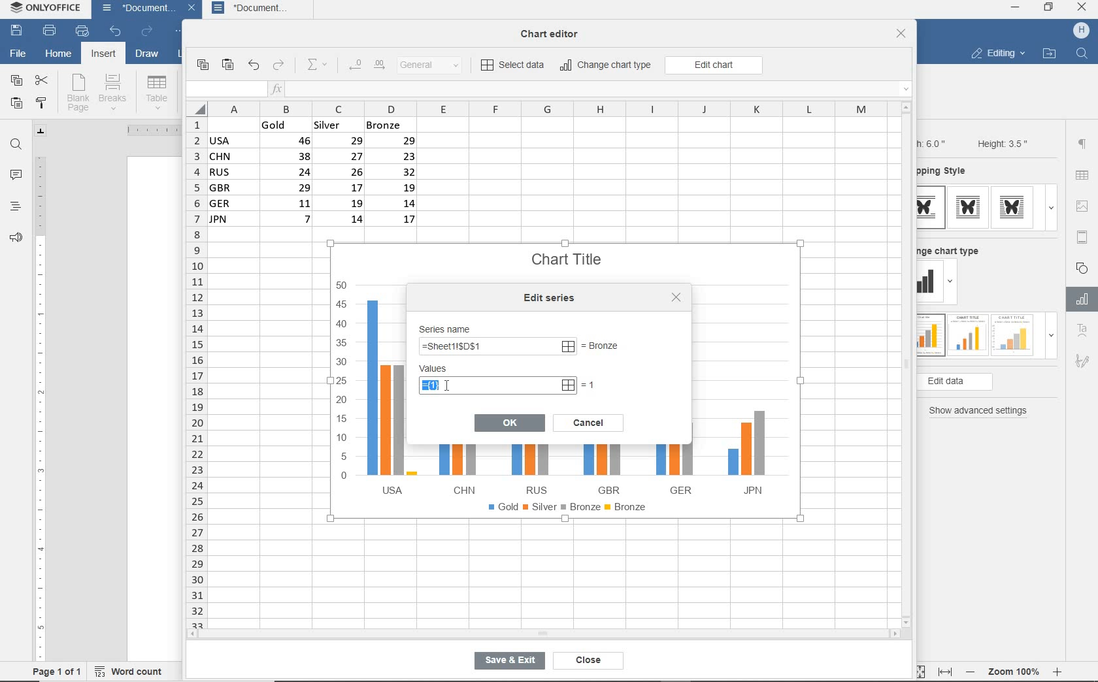 This screenshot has height=682, width=1098. Describe the element at coordinates (934, 142) in the screenshot. I see `Width: 6.0"` at that location.